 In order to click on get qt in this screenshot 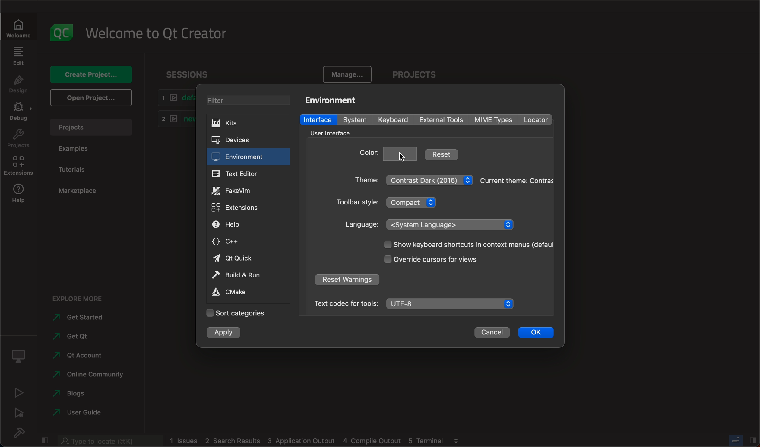, I will do `click(76, 334)`.